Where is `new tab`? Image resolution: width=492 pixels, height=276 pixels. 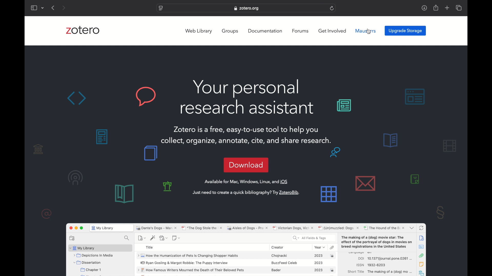
new tab is located at coordinates (447, 8).